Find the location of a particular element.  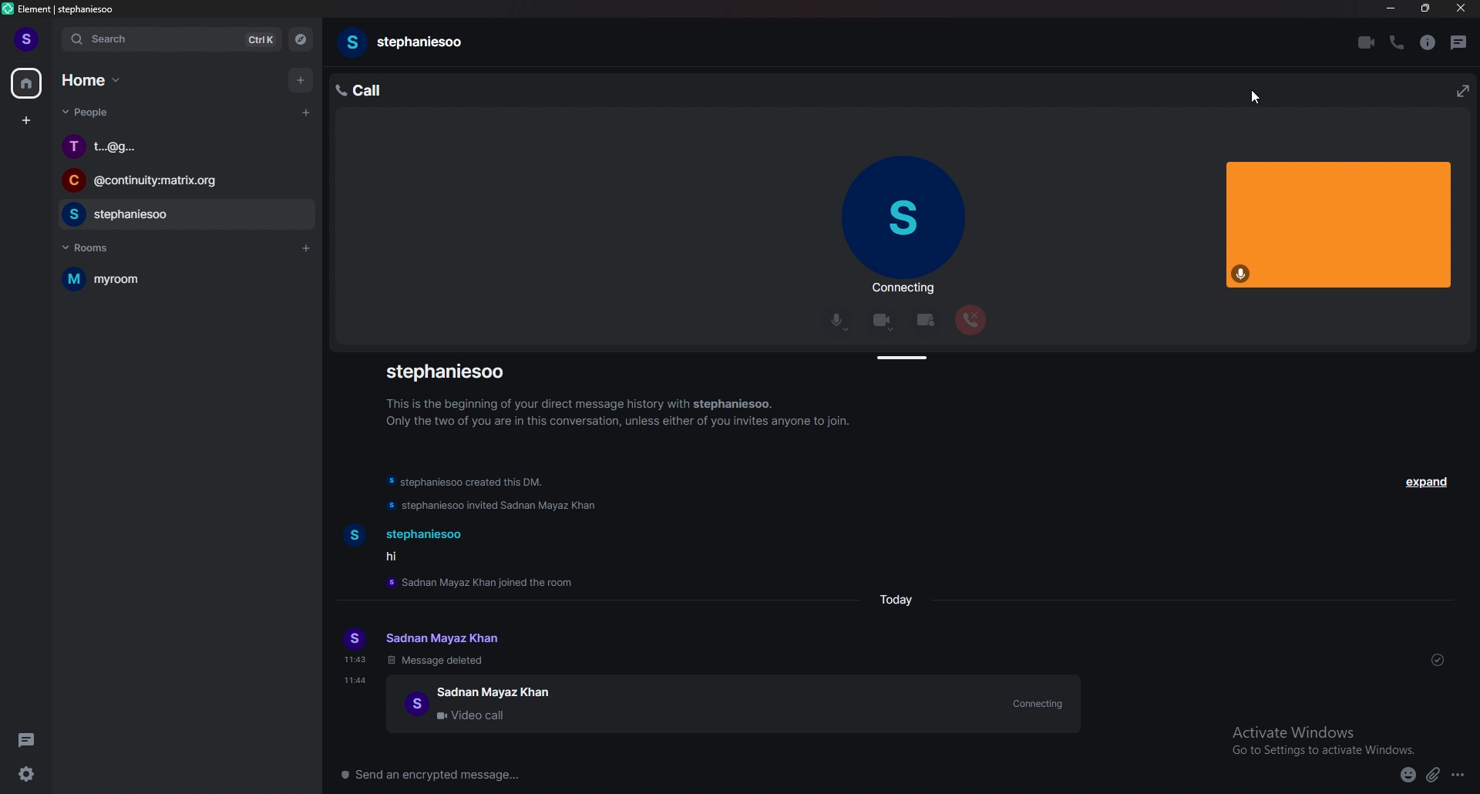

adjust is located at coordinates (904, 359).